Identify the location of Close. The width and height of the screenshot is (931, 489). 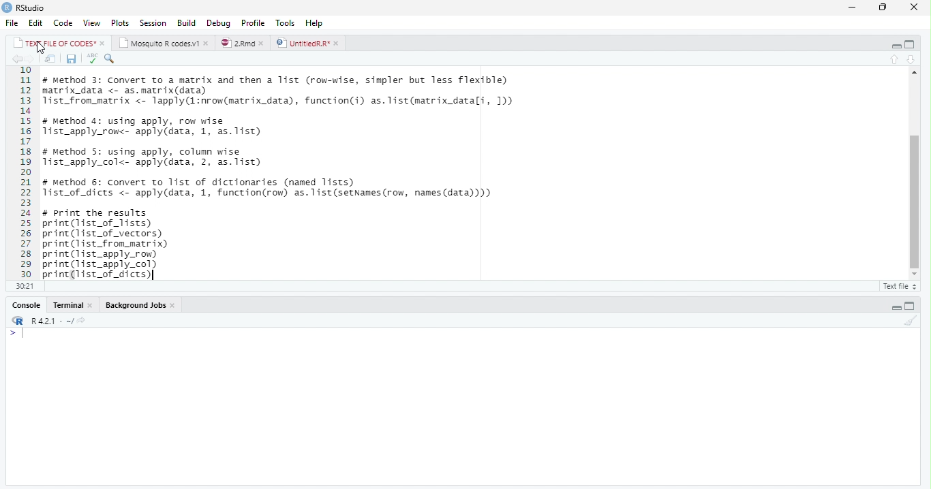
(915, 7).